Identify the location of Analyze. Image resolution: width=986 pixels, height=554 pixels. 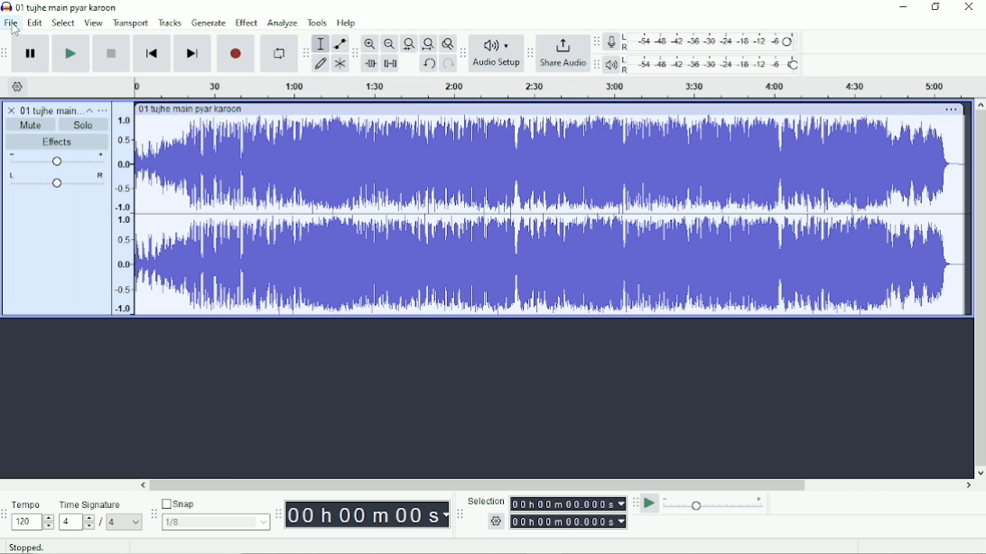
(283, 23).